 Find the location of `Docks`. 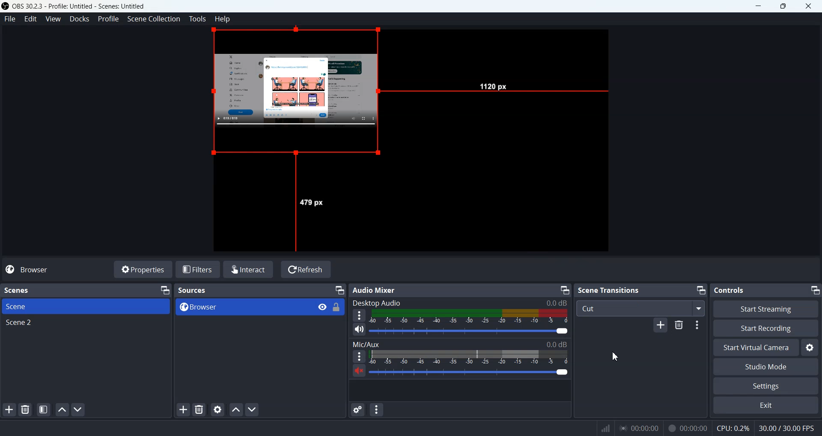

Docks is located at coordinates (80, 19).